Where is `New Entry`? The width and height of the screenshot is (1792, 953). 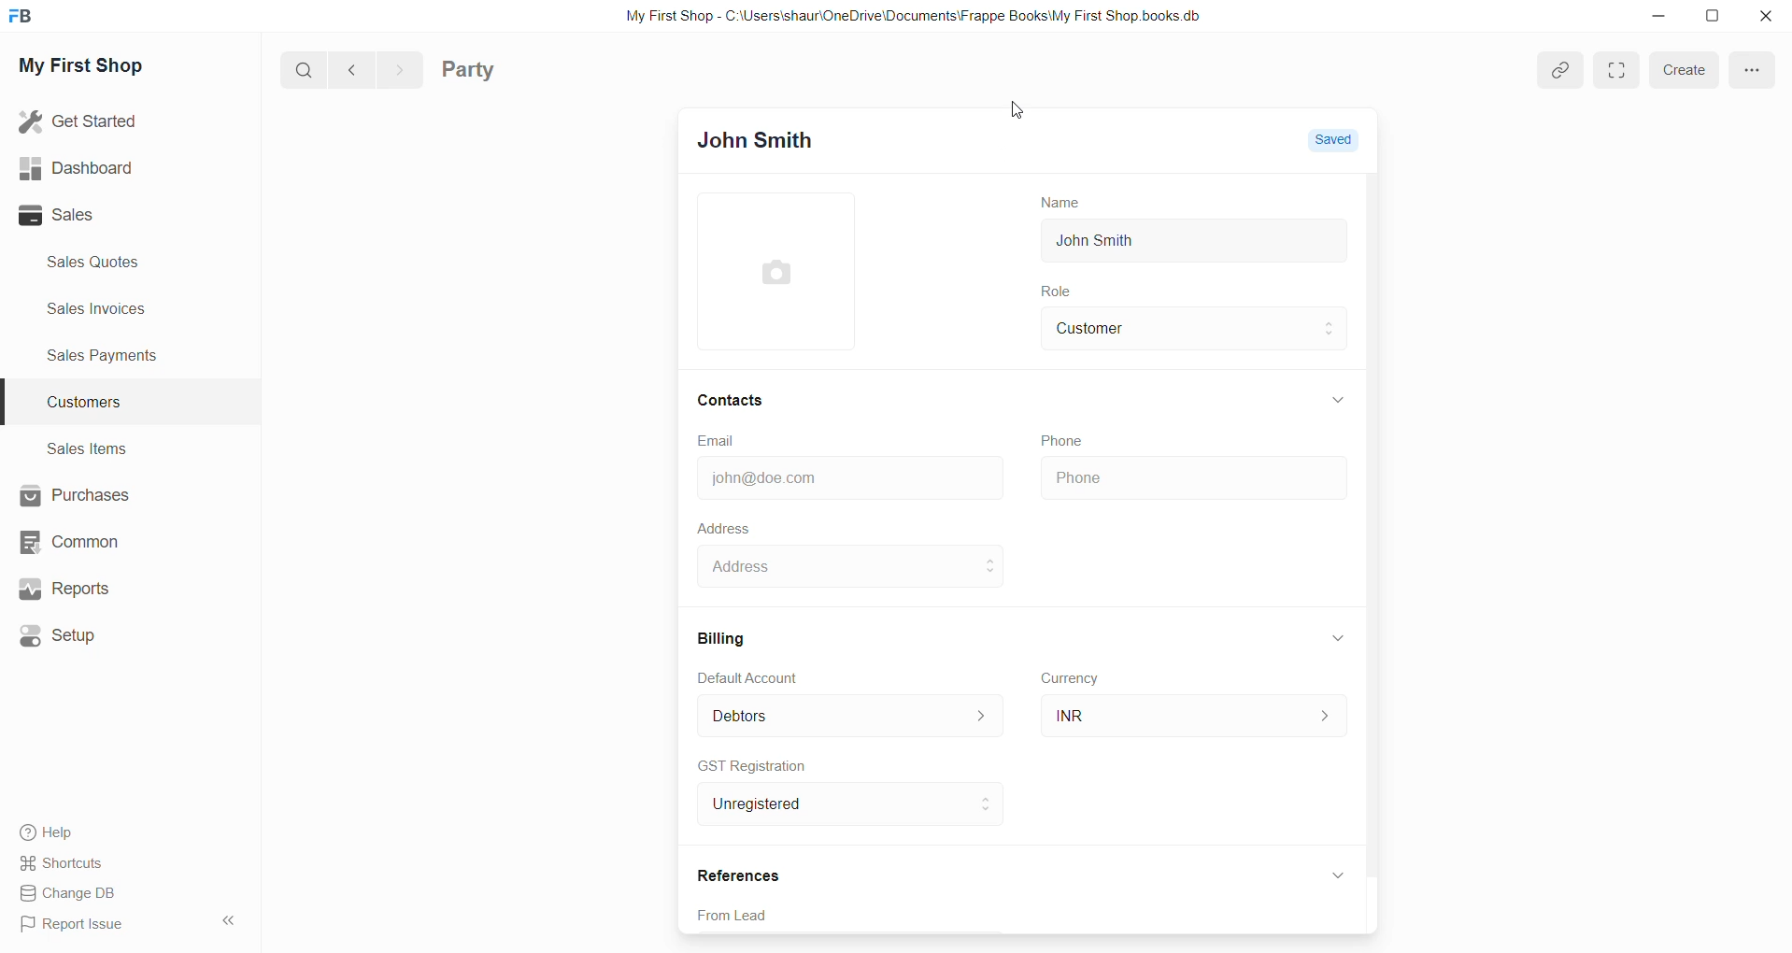
New Entry is located at coordinates (768, 142).